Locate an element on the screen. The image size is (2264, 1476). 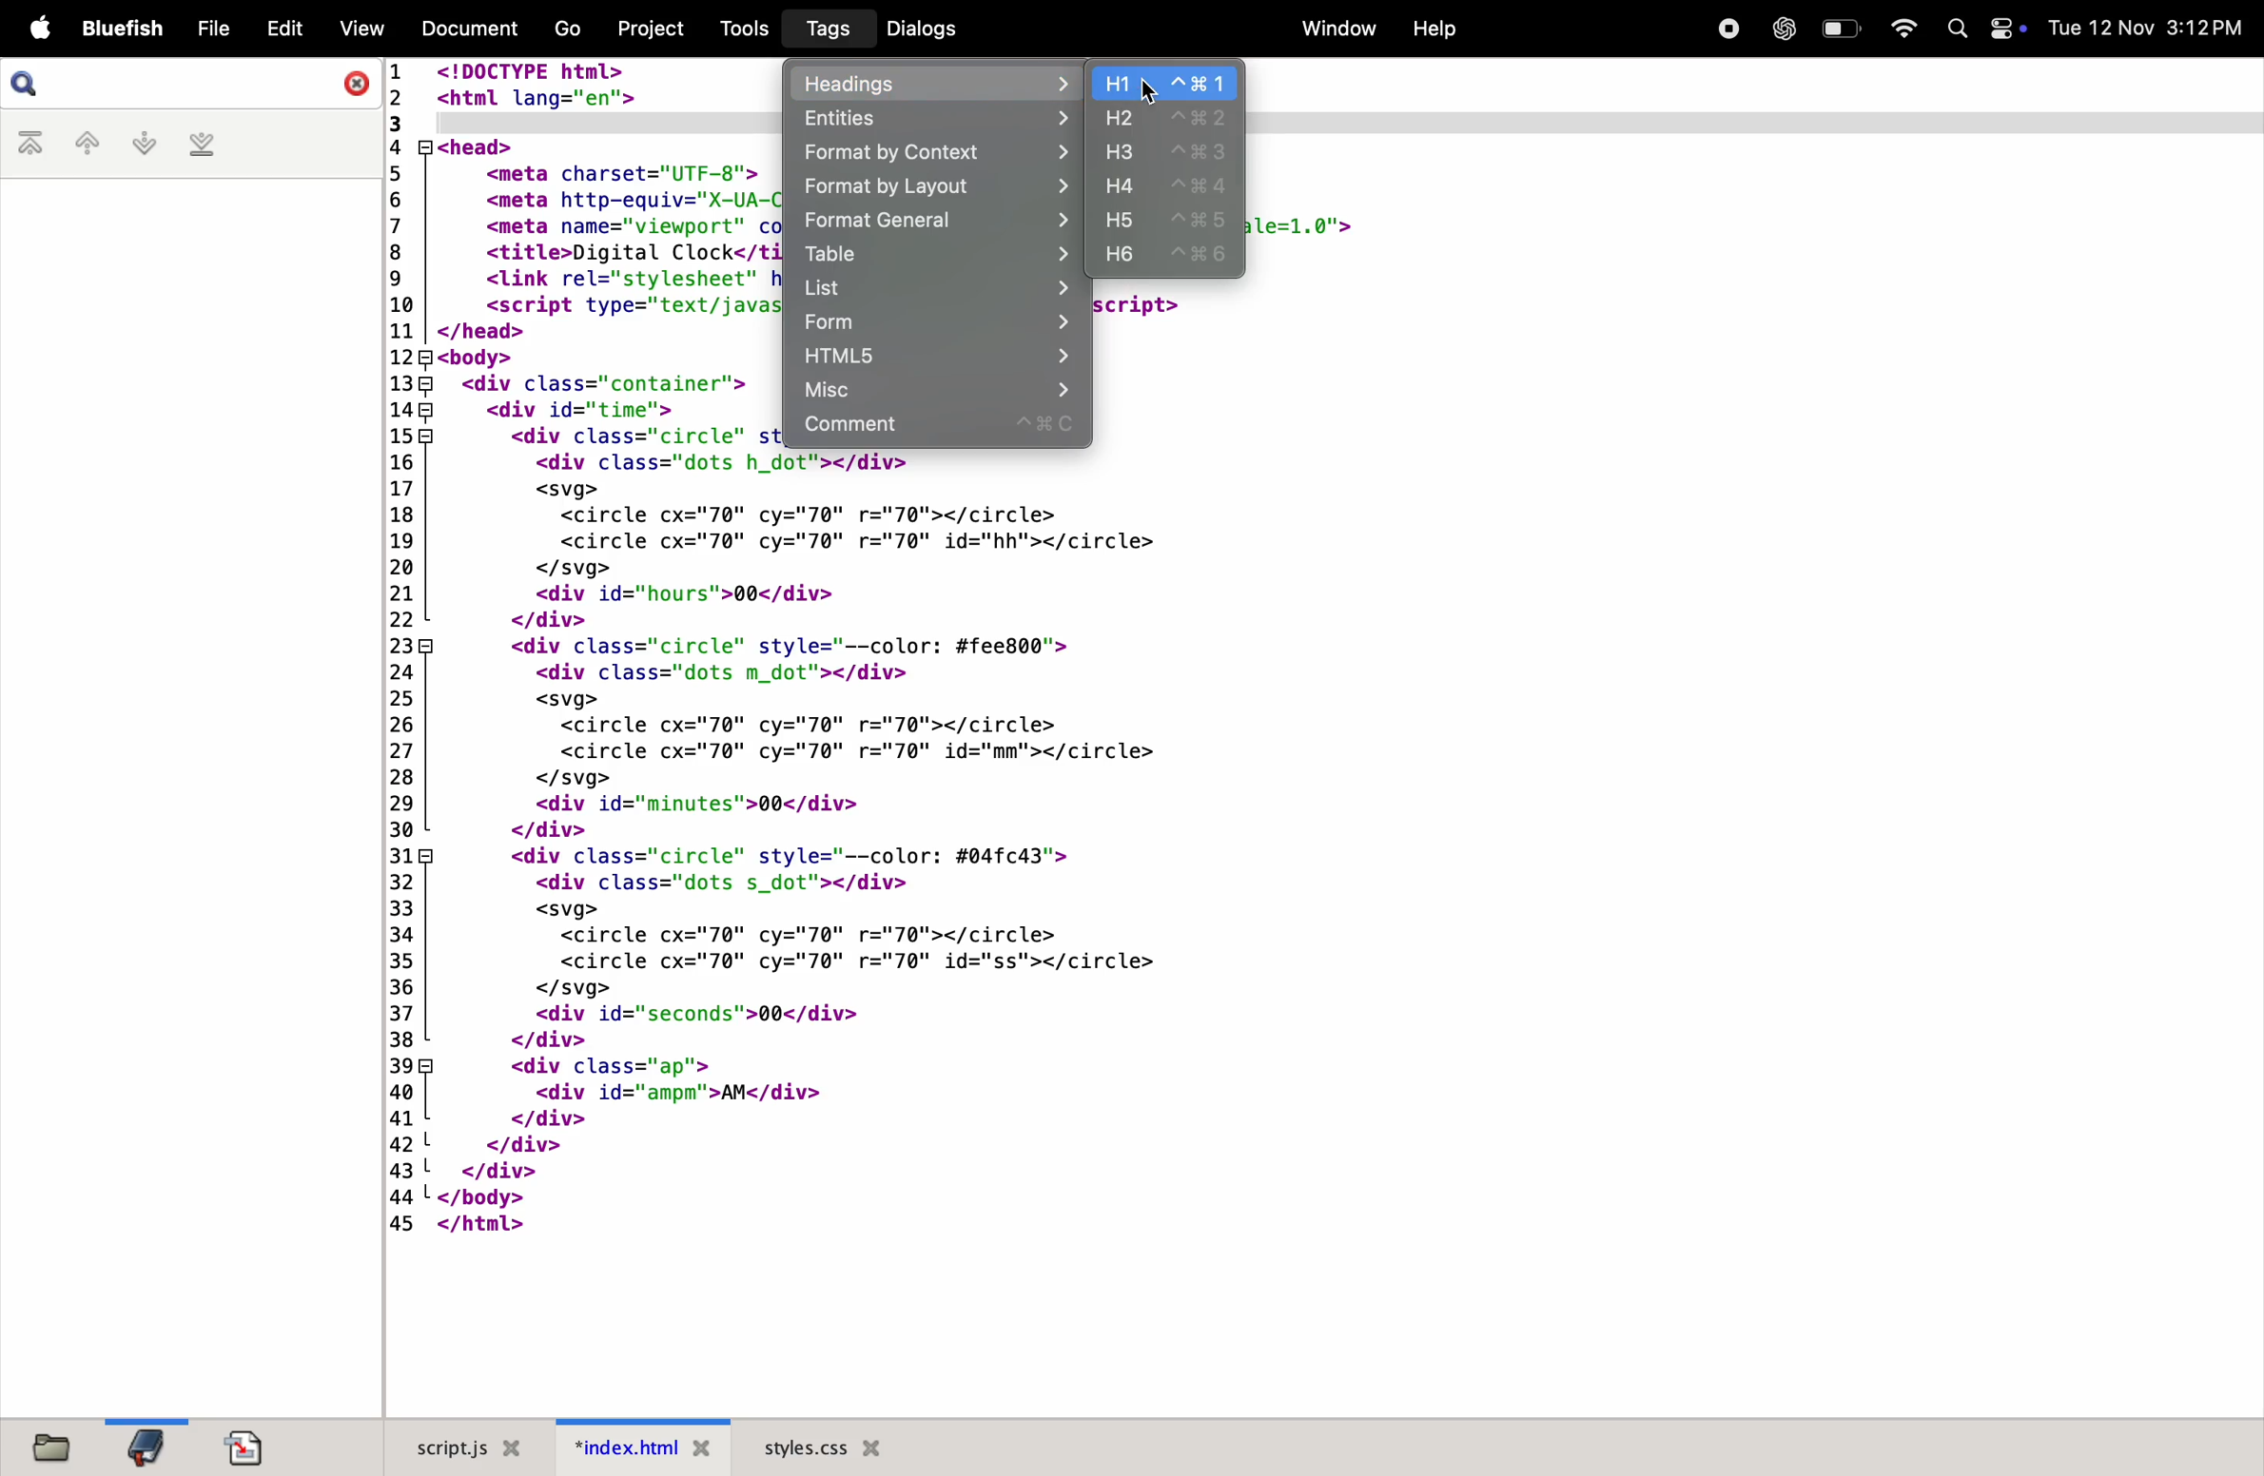
tools is located at coordinates (737, 28).